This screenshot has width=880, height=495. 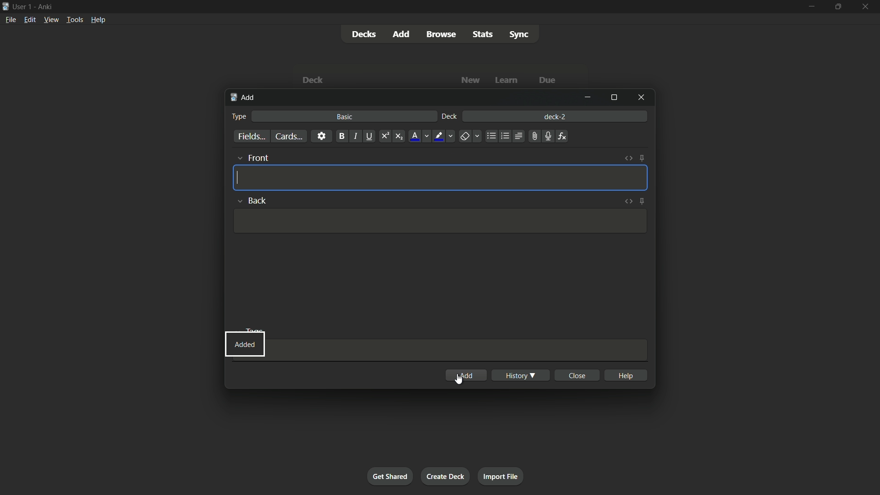 What do you see at coordinates (442, 34) in the screenshot?
I see `browse` at bounding box center [442, 34].